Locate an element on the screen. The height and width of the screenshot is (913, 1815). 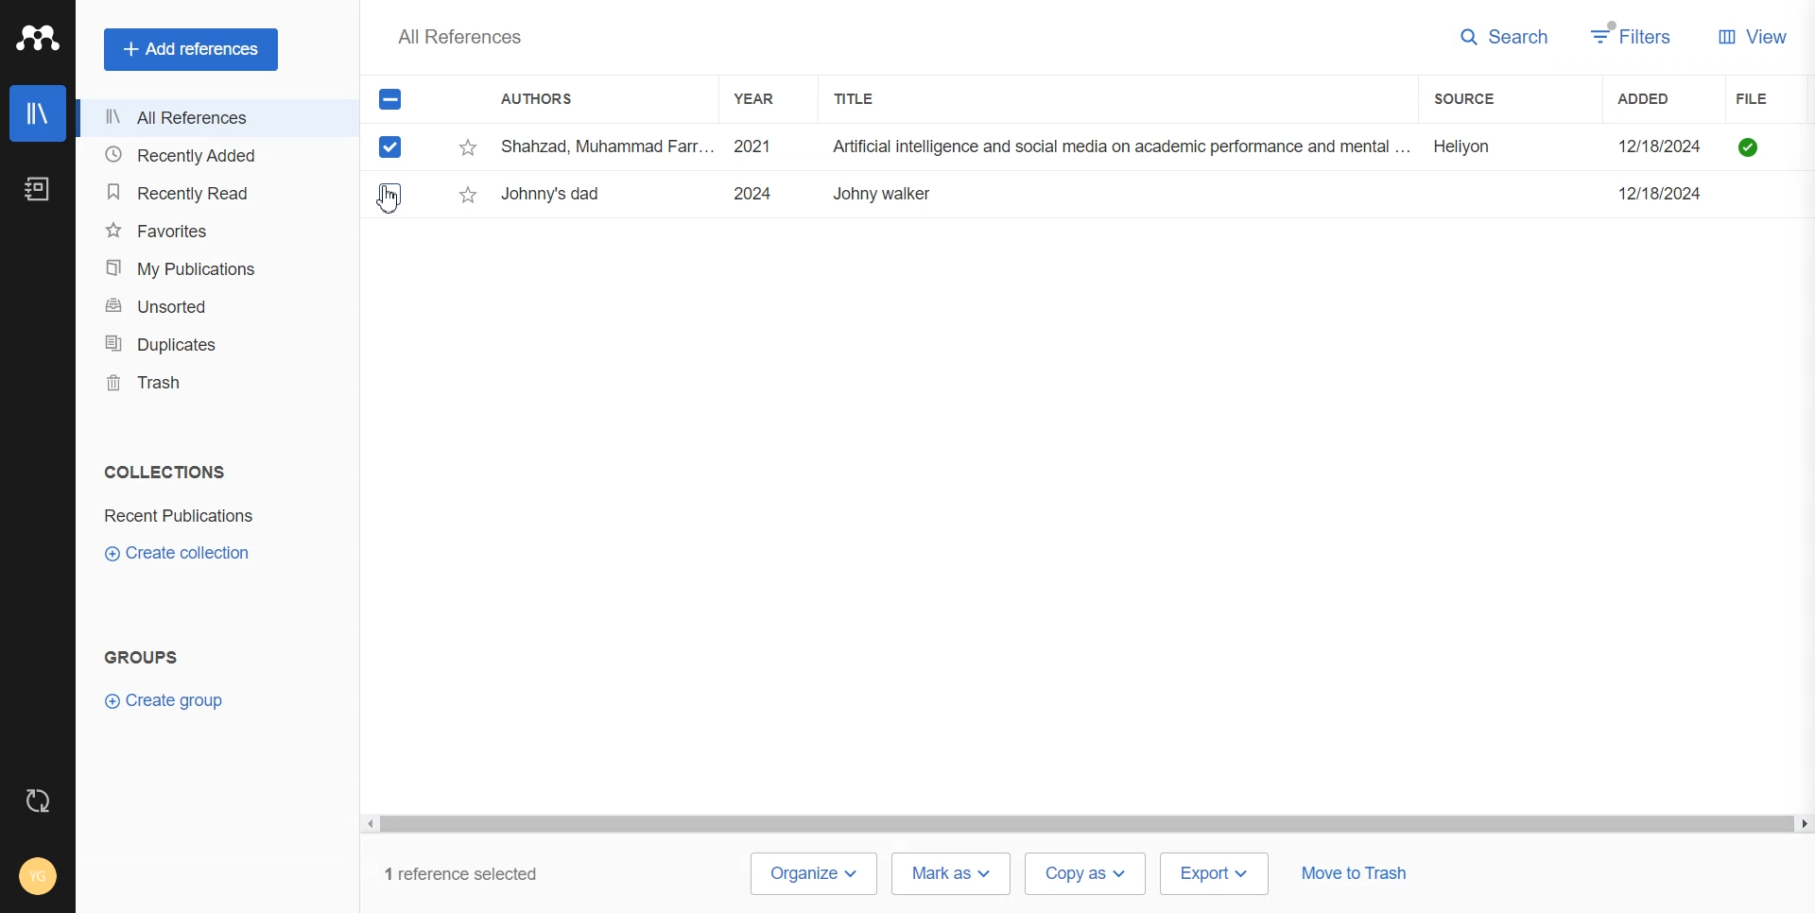
View is located at coordinates (1753, 35).